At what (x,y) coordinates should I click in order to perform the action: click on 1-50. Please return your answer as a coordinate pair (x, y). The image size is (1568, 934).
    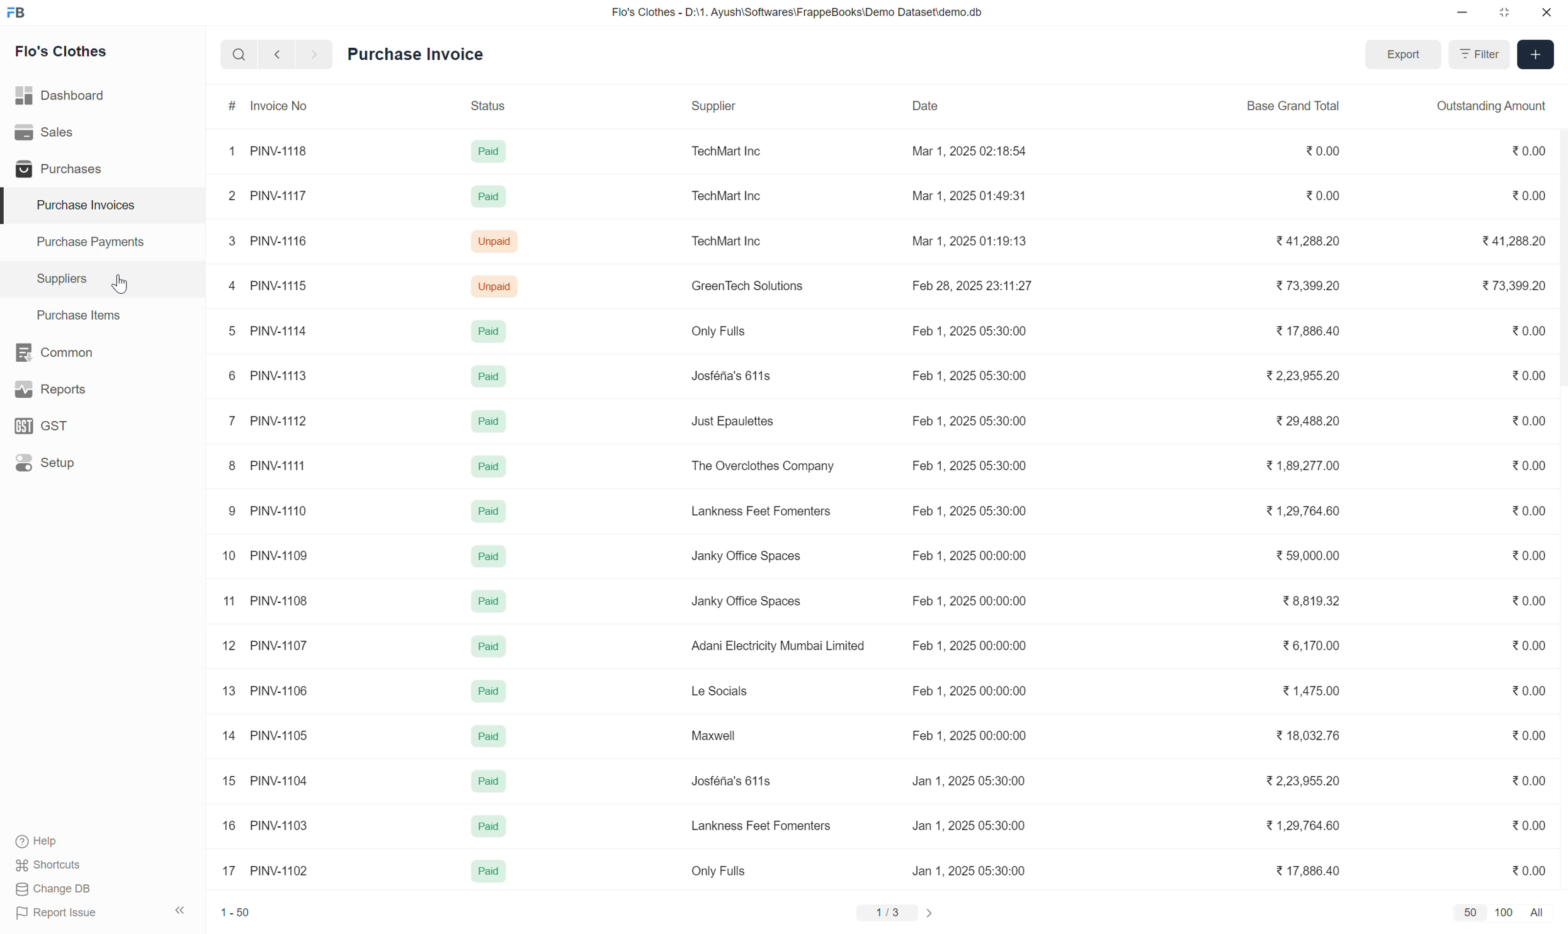
    Looking at the image, I should click on (235, 909).